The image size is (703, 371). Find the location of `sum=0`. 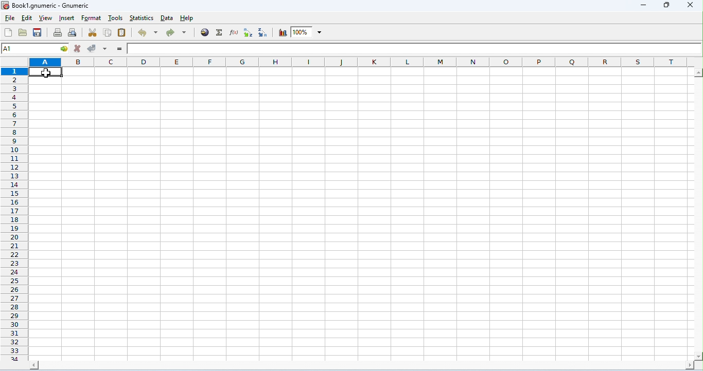

sum=0 is located at coordinates (622, 364).